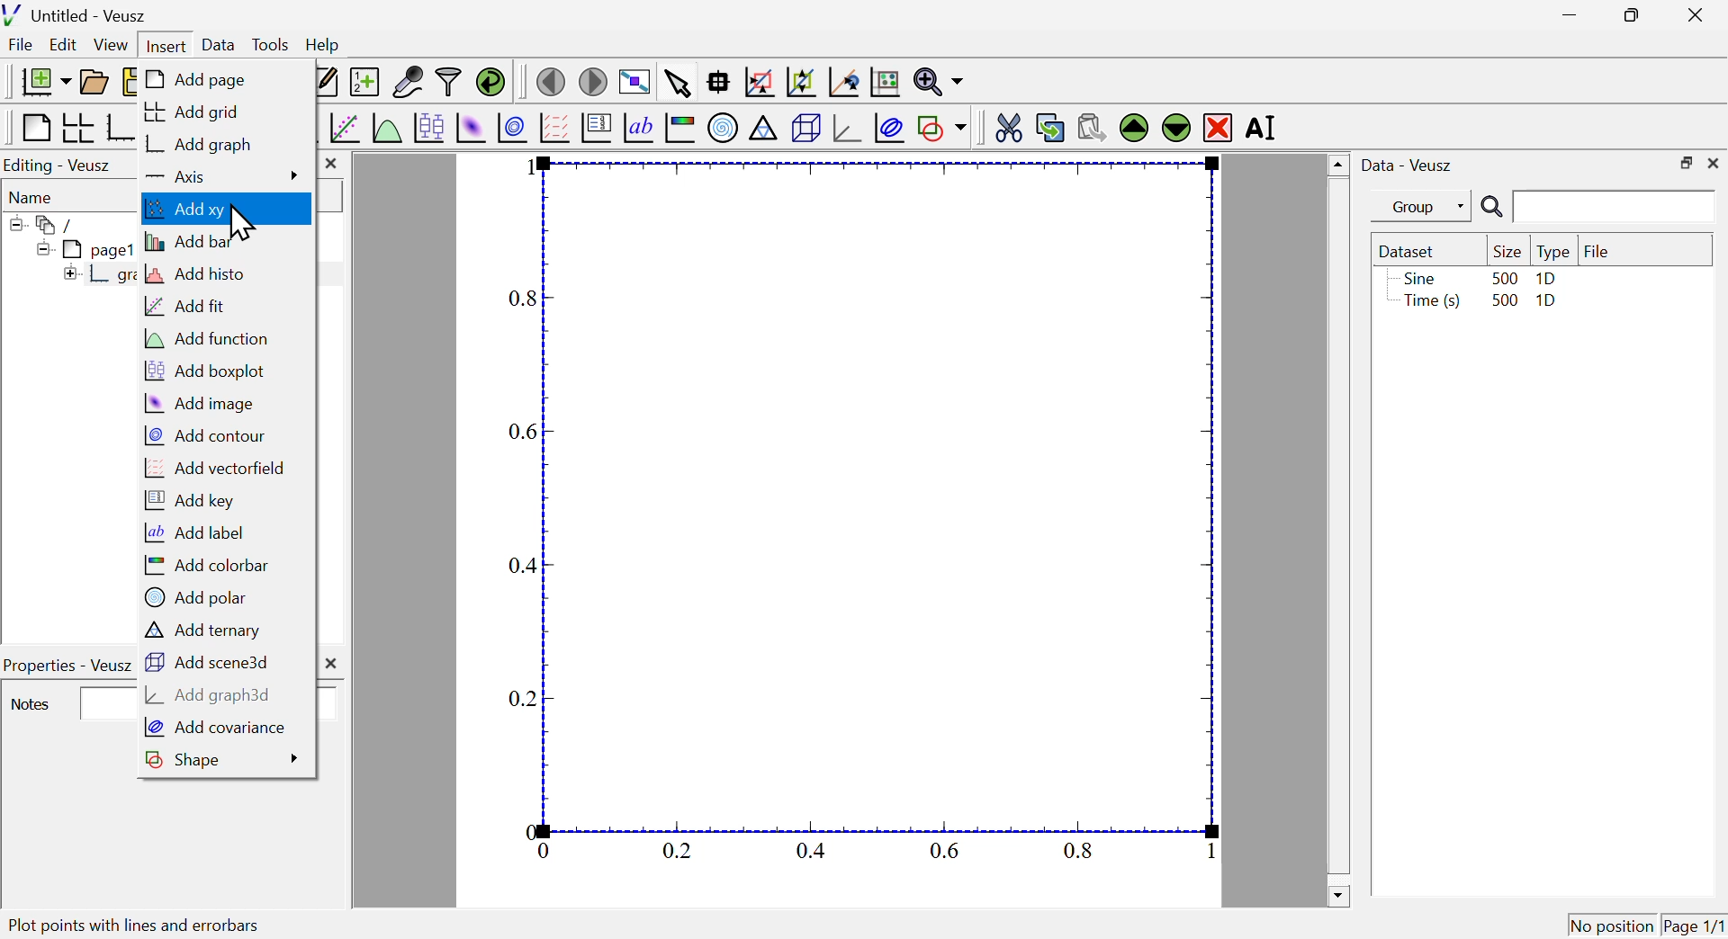 This screenshot has height=939, width=1728. What do you see at coordinates (472, 127) in the screenshot?
I see `plot a 2d dataset as an image` at bounding box center [472, 127].